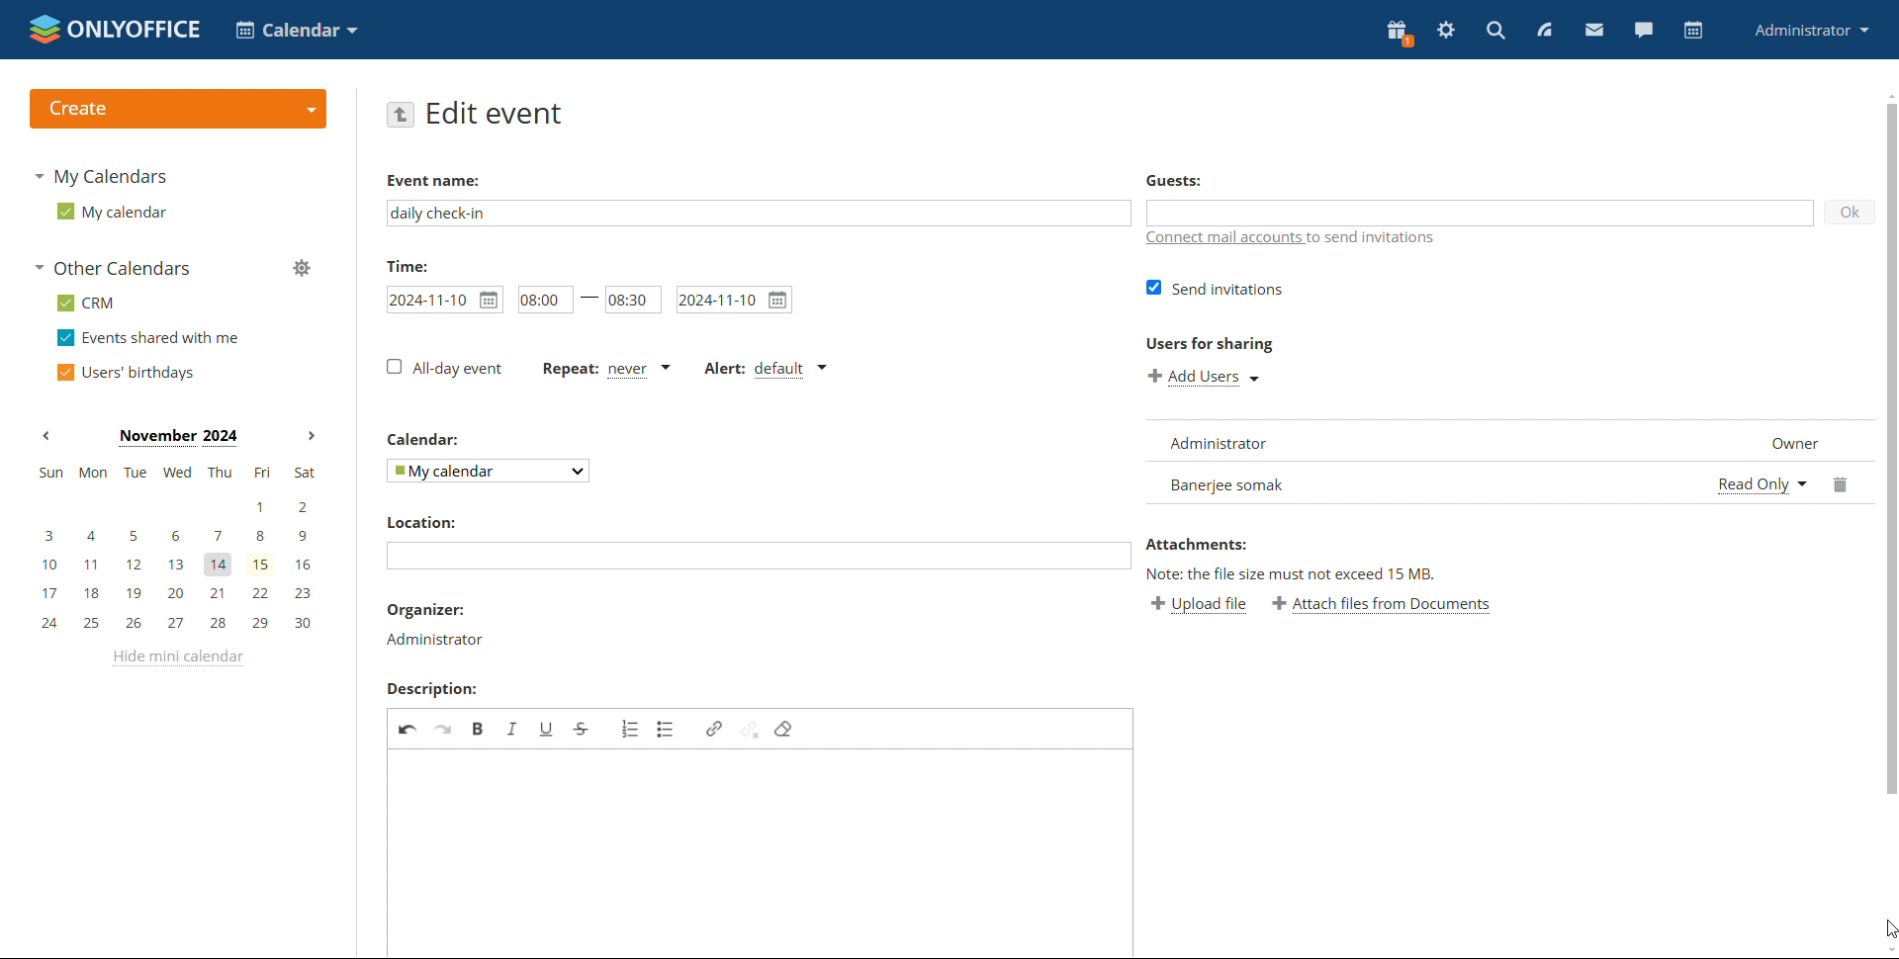 This screenshot has height=959, width=1899. Describe the element at coordinates (784, 730) in the screenshot. I see `remove format` at that location.